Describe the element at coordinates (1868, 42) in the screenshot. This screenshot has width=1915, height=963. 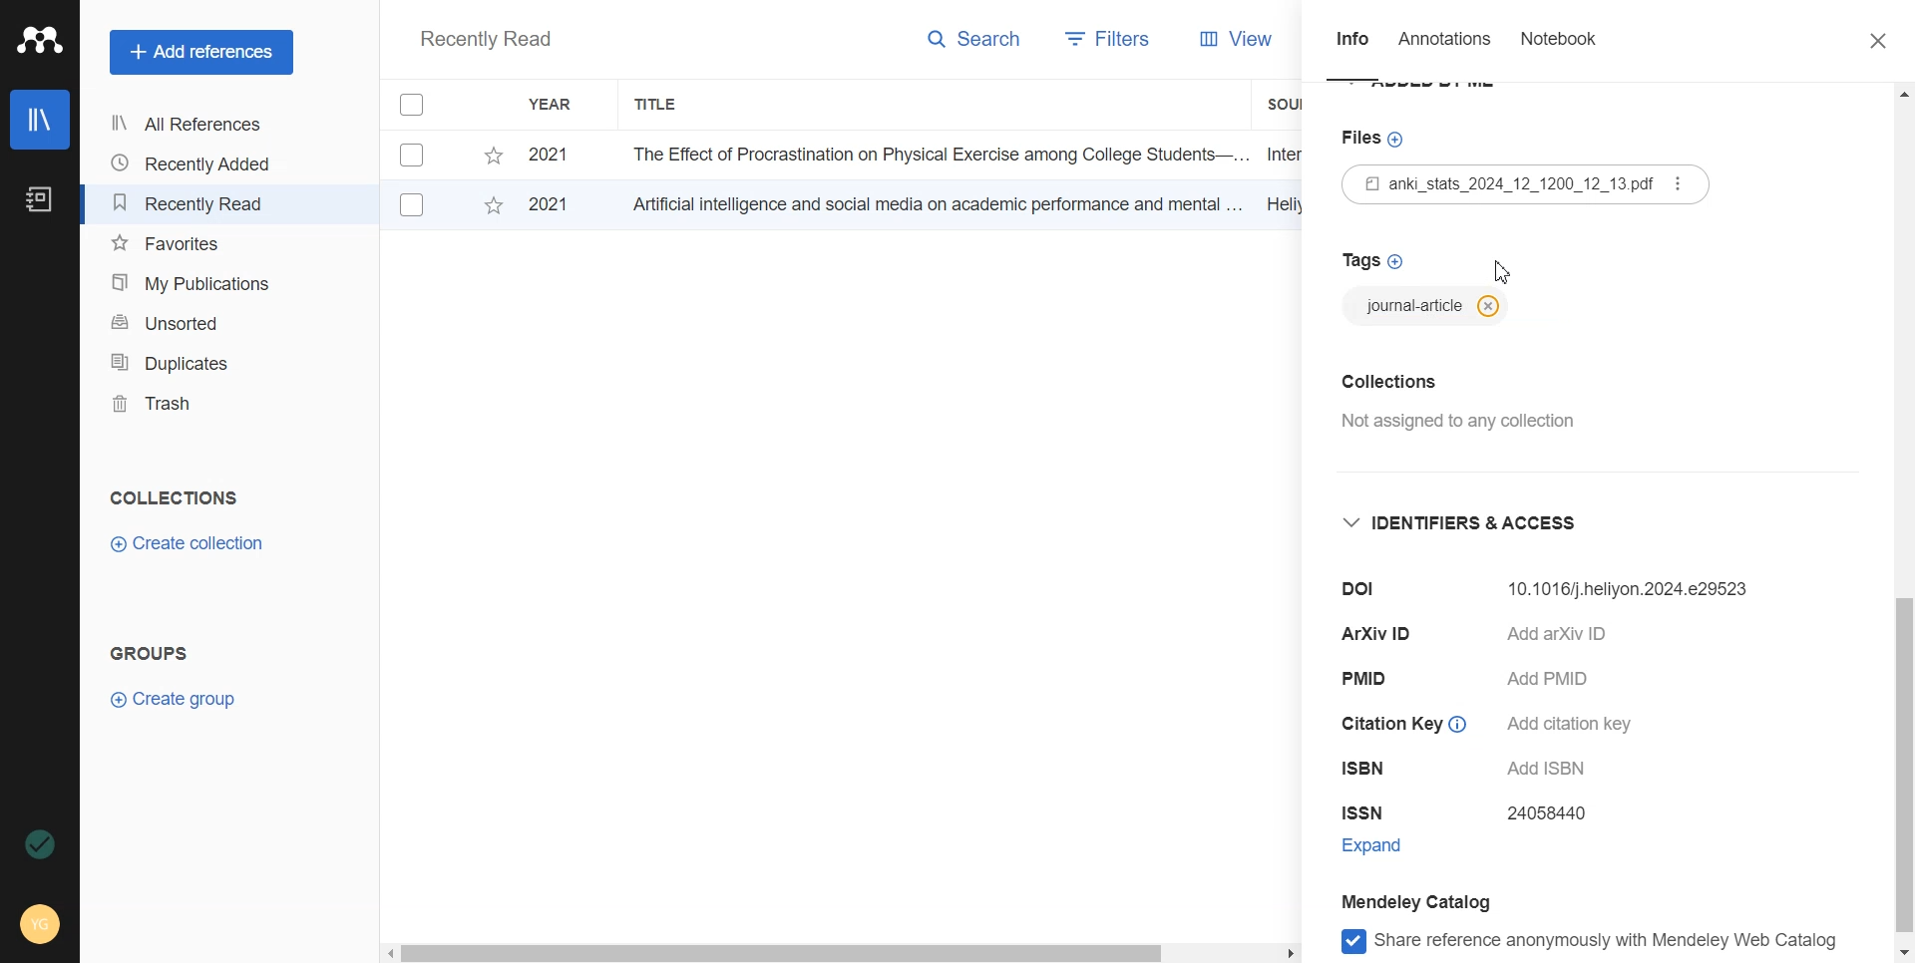
I see `Close ` at that location.